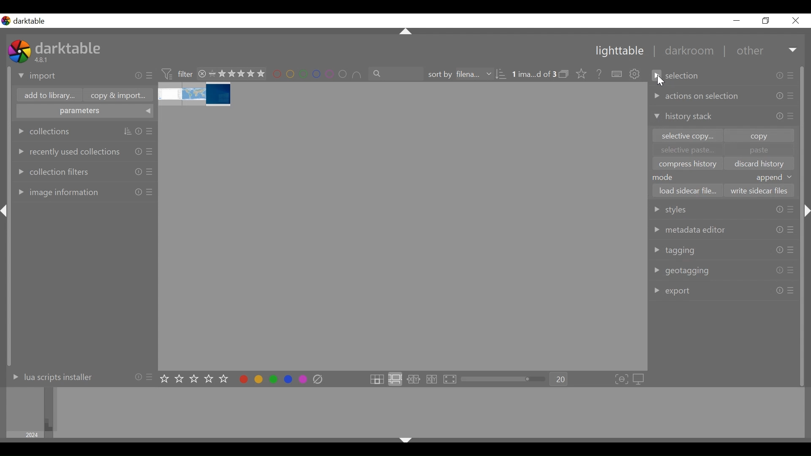  What do you see at coordinates (128, 132) in the screenshot?
I see `sorting` at bounding box center [128, 132].